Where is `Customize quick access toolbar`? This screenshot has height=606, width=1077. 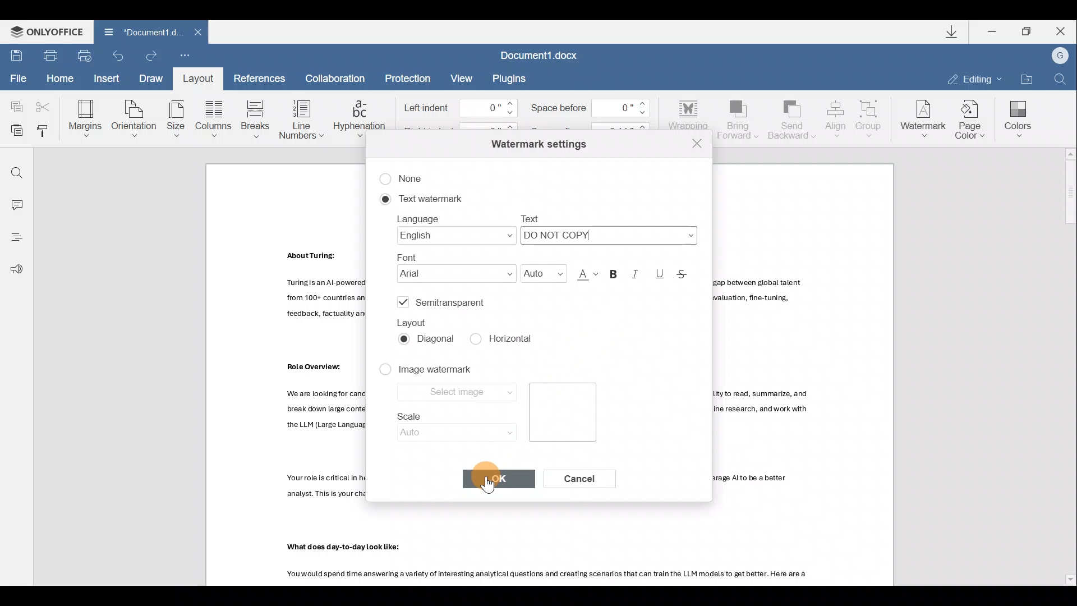 Customize quick access toolbar is located at coordinates (182, 56).